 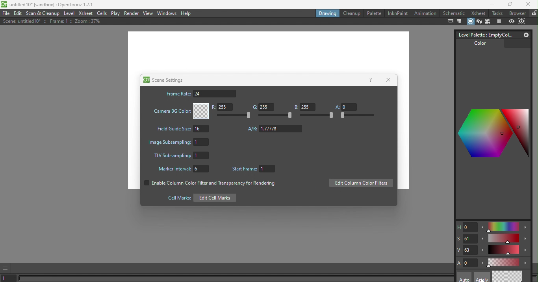 What do you see at coordinates (370, 79) in the screenshot?
I see `Help` at bounding box center [370, 79].